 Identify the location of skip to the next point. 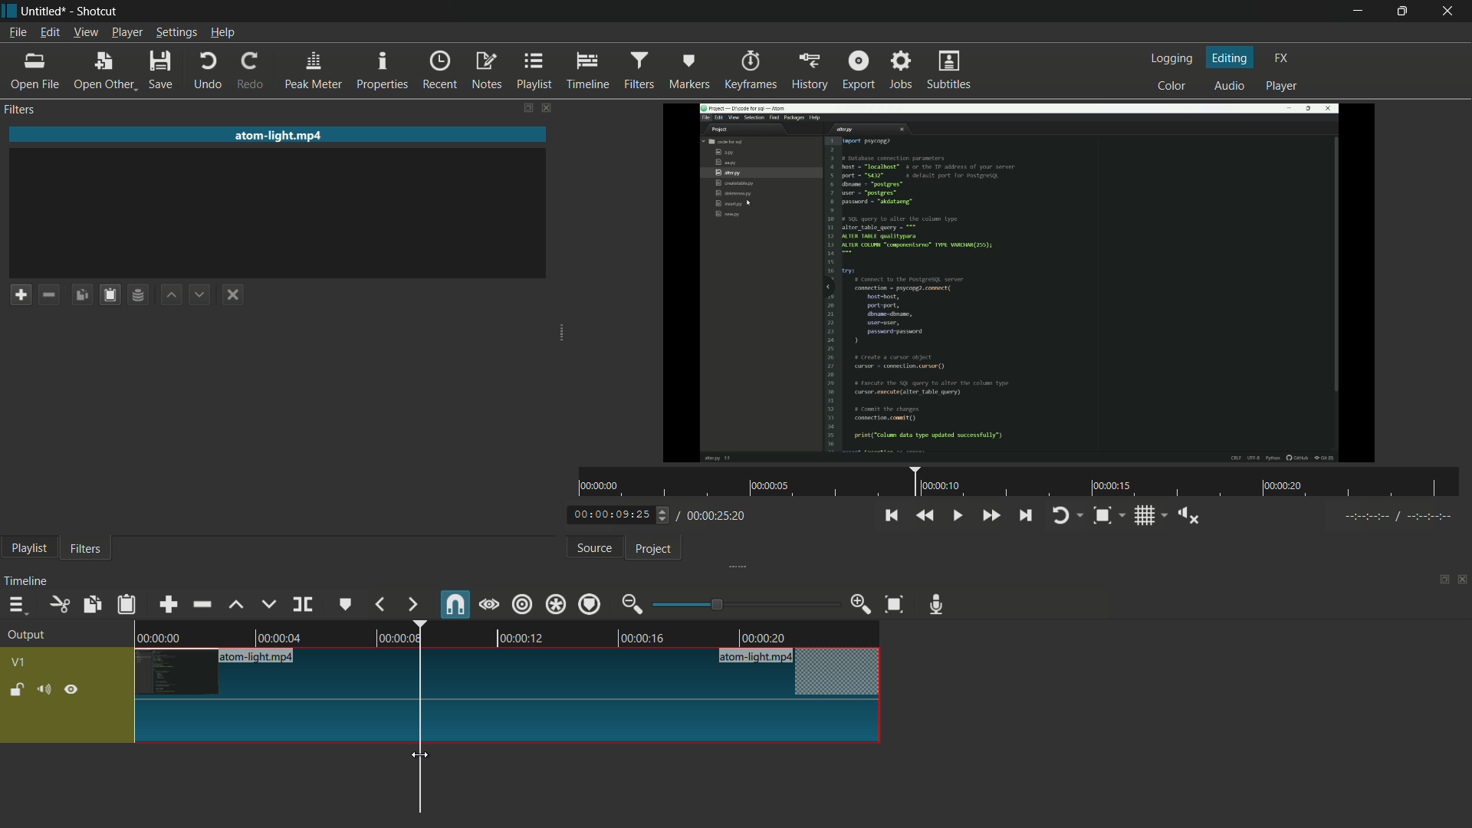
(1027, 517).